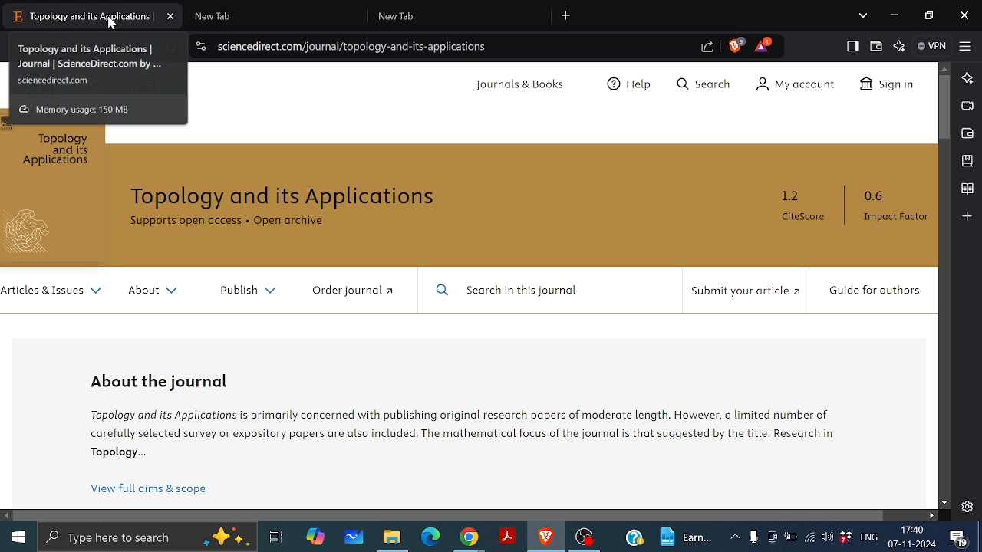 This screenshot has height=552, width=982. What do you see at coordinates (891, 206) in the screenshot?
I see `0.6 Impact Factor` at bounding box center [891, 206].